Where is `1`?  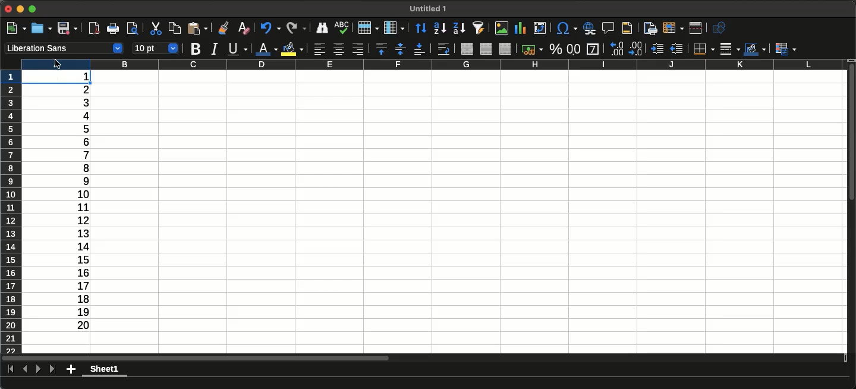
1 is located at coordinates (81, 78).